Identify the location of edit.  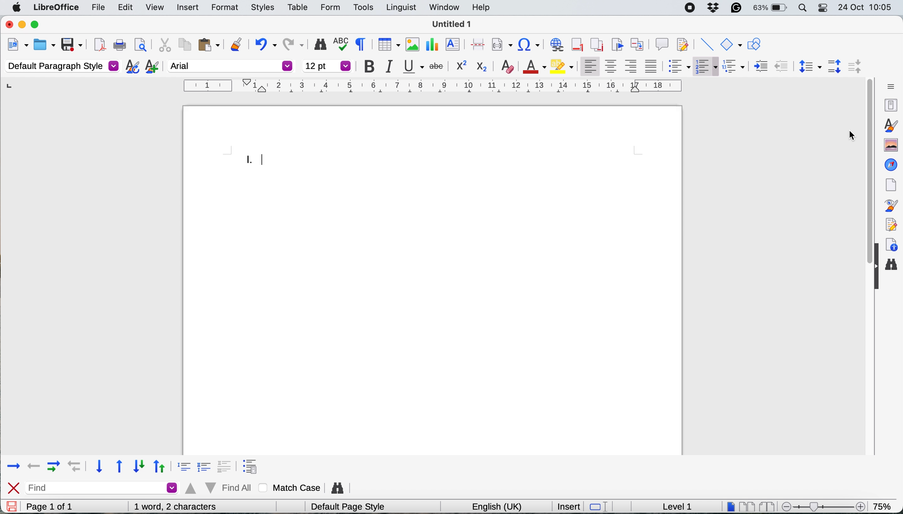
(127, 7).